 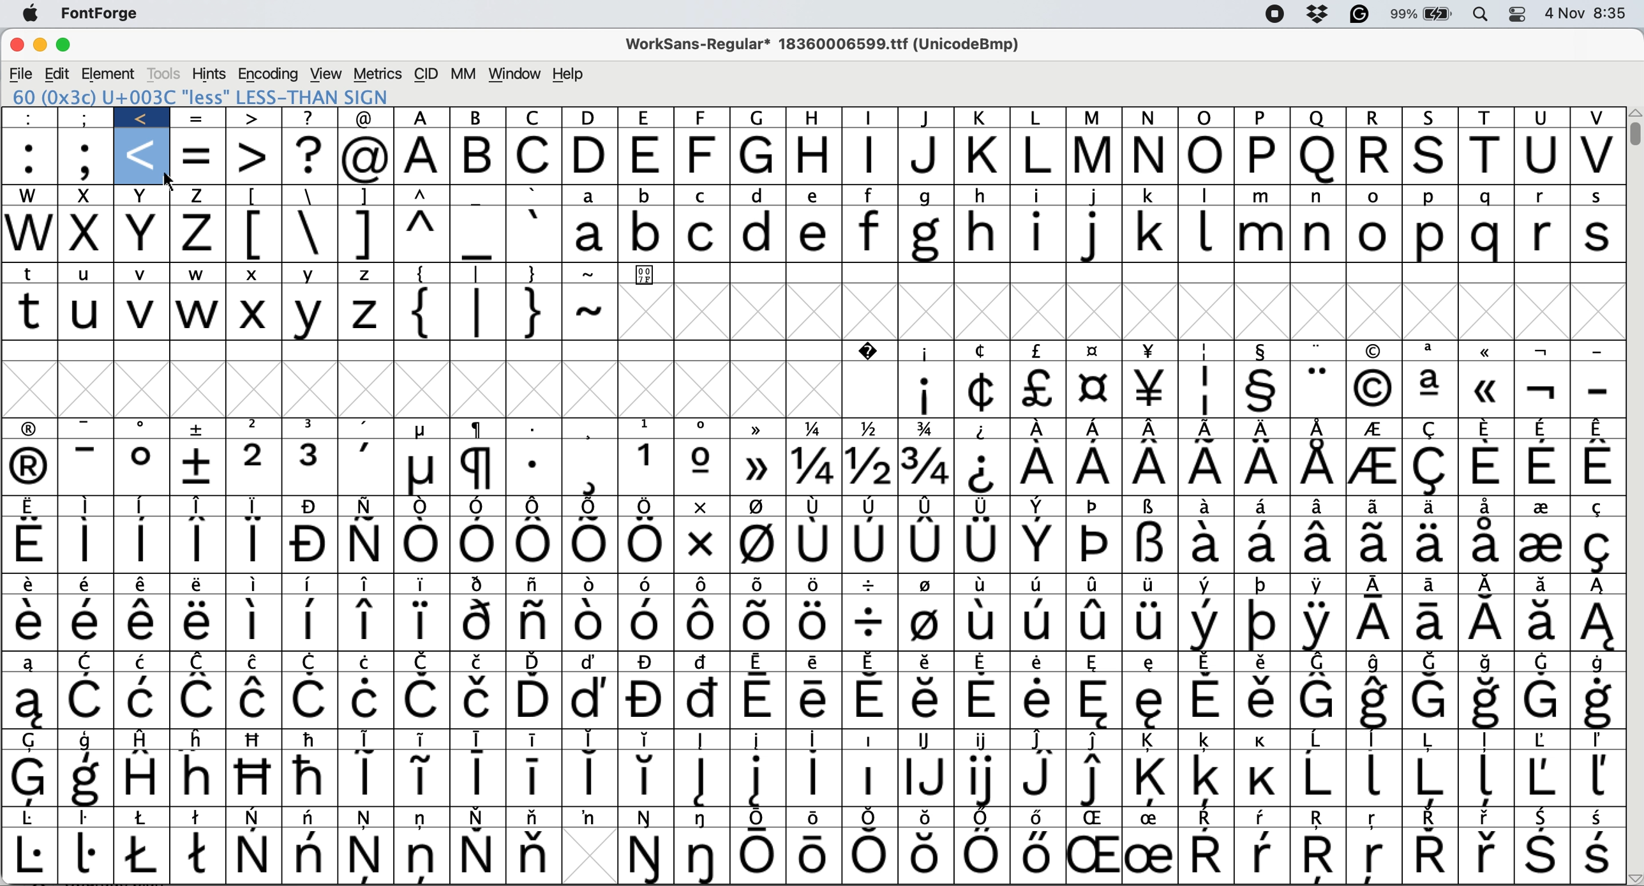 What do you see at coordinates (313, 547) in the screenshot?
I see `Symbol` at bounding box center [313, 547].